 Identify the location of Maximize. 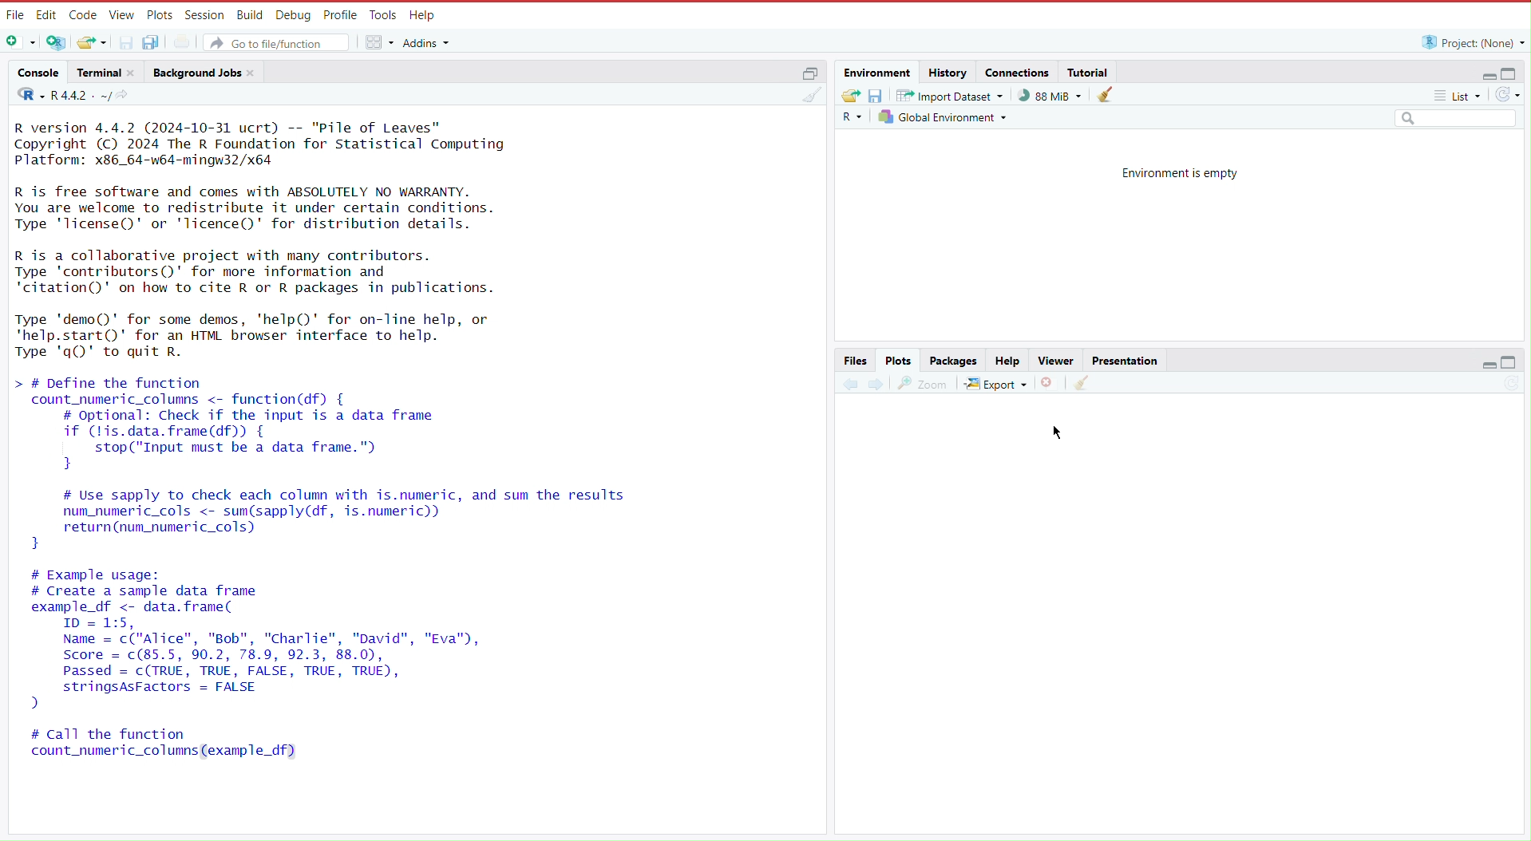
(1511, 363).